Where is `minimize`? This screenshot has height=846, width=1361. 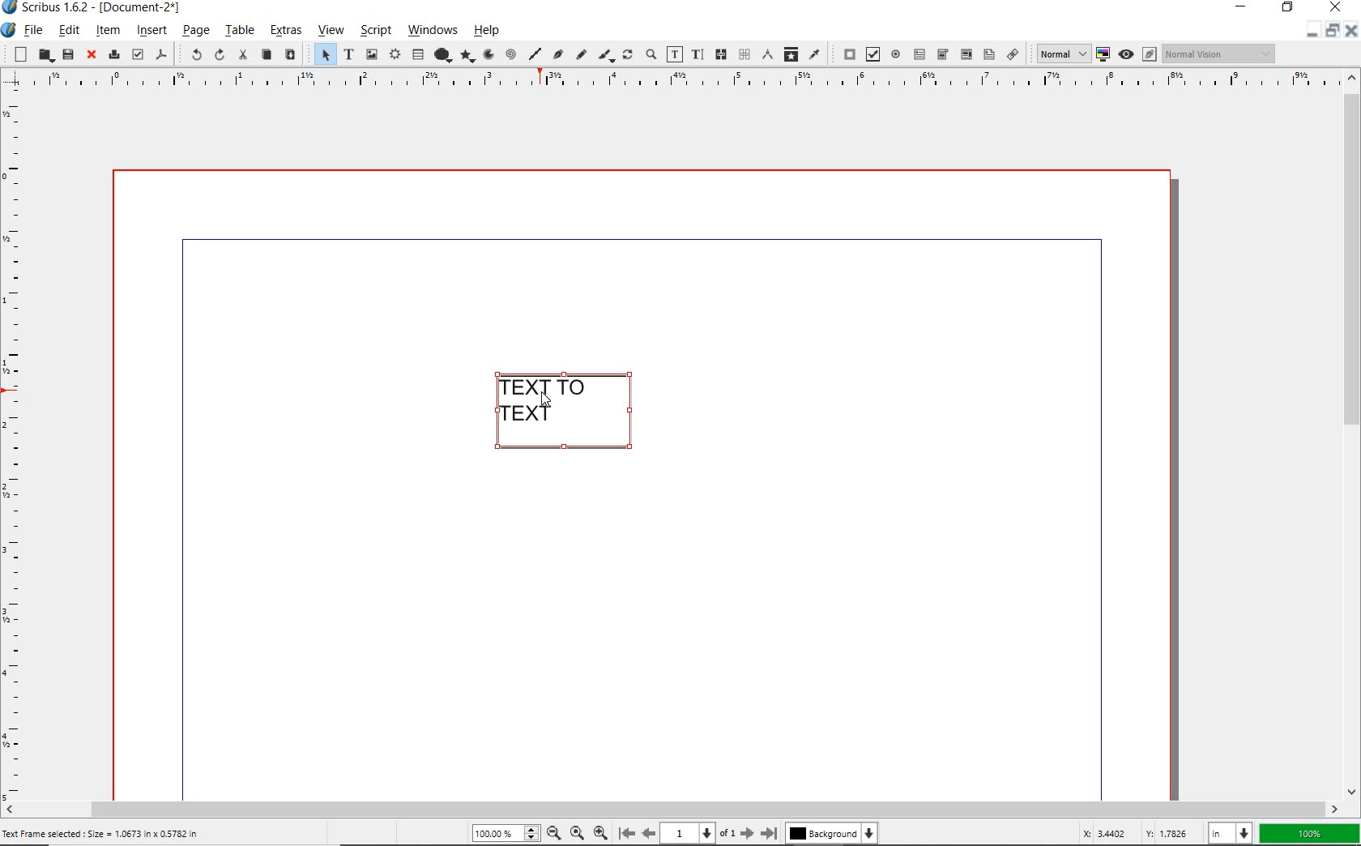
minimize is located at coordinates (1311, 33).